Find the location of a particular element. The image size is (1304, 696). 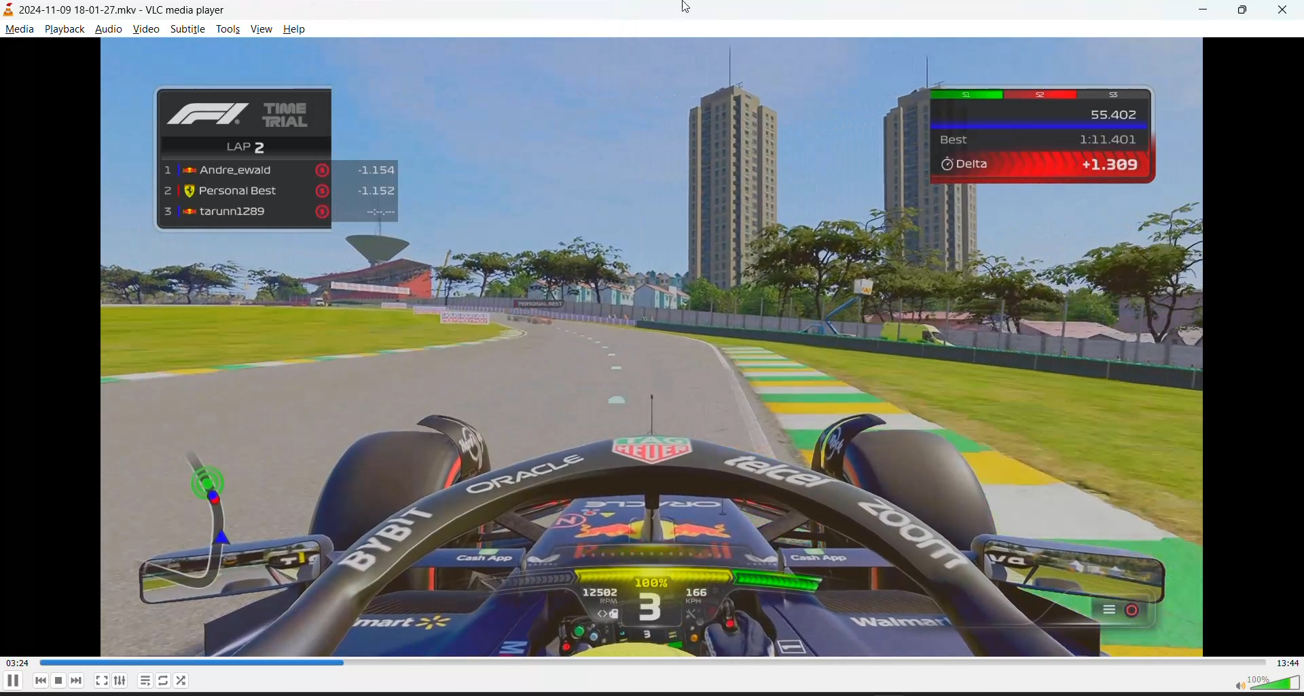

video is located at coordinates (145, 28).